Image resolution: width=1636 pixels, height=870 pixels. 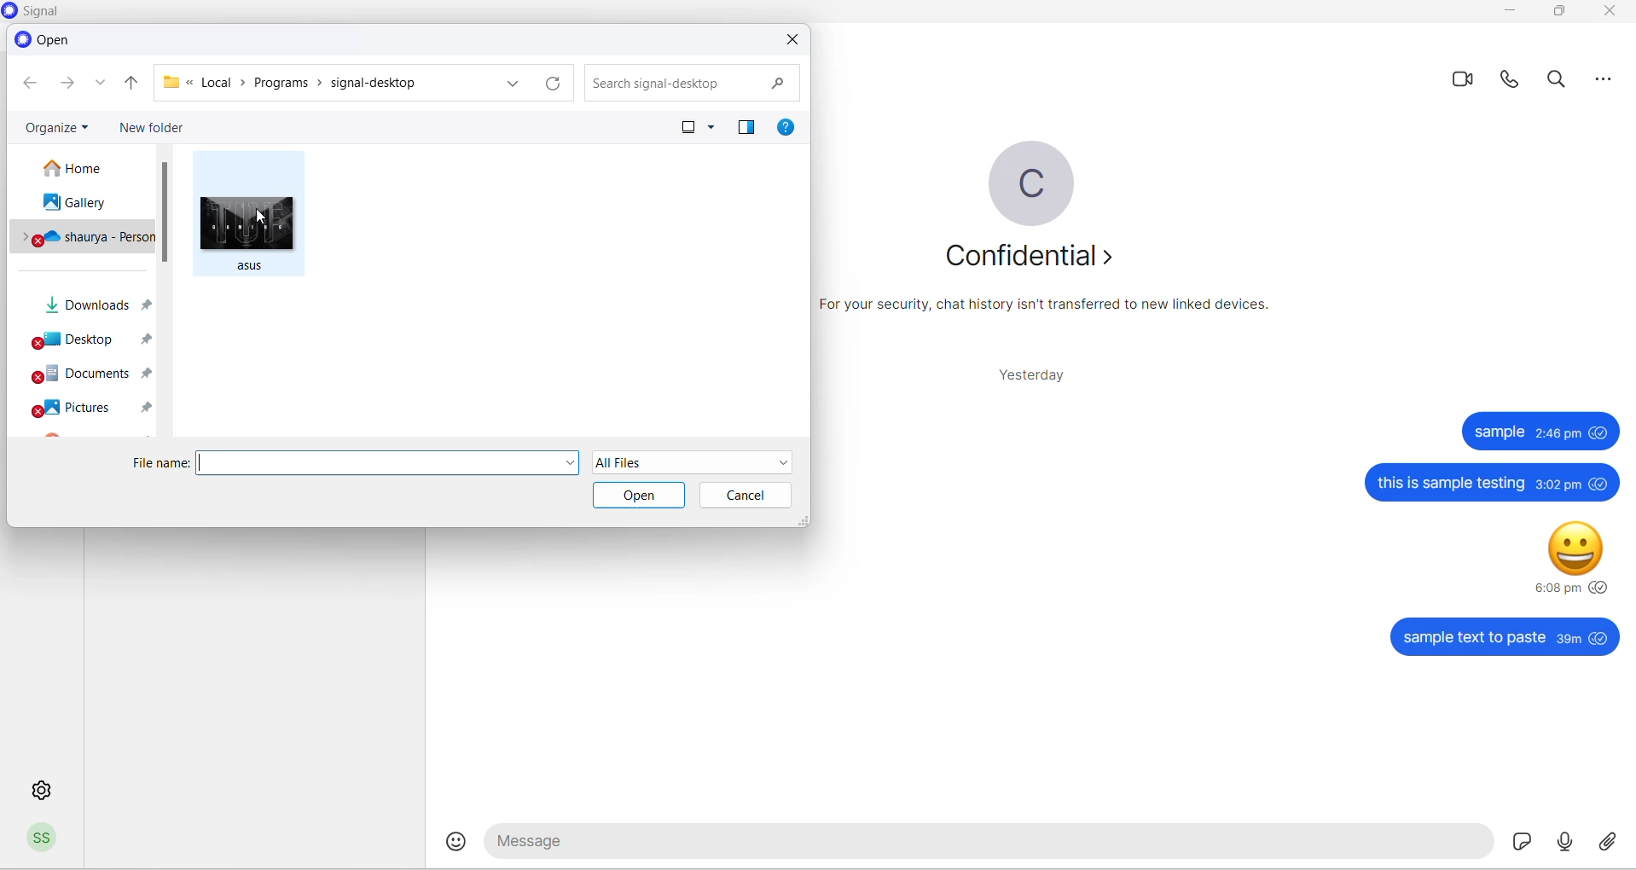 I want to click on home, so click(x=84, y=168).